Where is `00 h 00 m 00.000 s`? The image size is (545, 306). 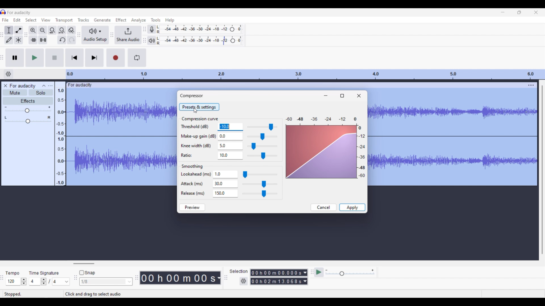
00 h 00 m 00.000 s is located at coordinates (276, 277).